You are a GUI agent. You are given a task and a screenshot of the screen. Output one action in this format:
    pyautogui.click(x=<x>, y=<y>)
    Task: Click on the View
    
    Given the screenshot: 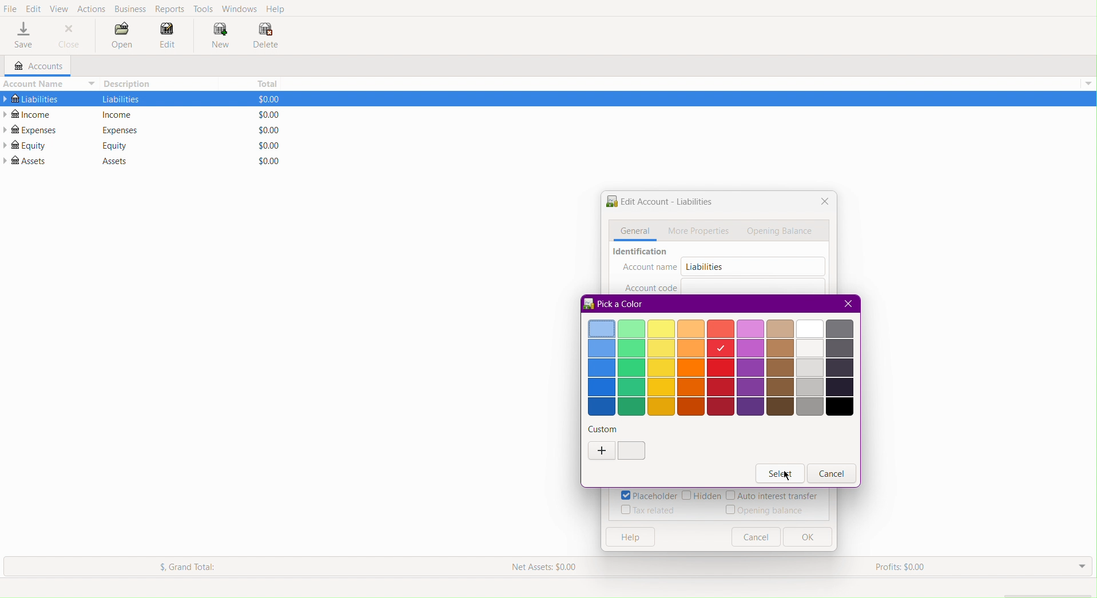 What is the action you would take?
    pyautogui.click(x=60, y=7)
    